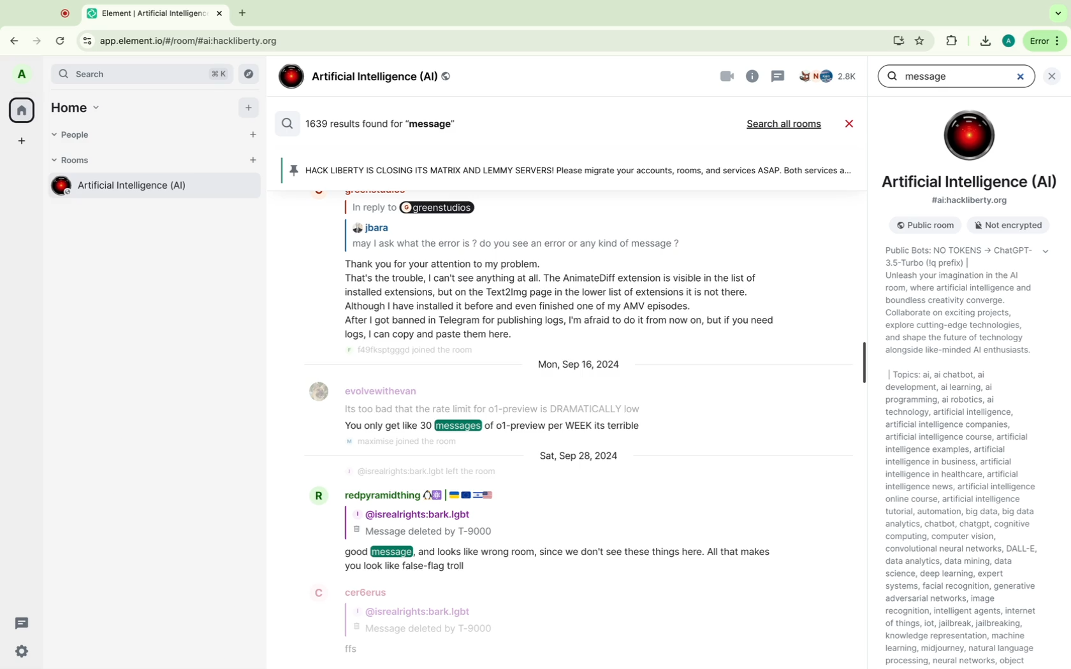 Image resolution: width=1071 pixels, height=669 pixels. Describe the element at coordinates (23, 623) in the screenshot. I see `threads` at that location.